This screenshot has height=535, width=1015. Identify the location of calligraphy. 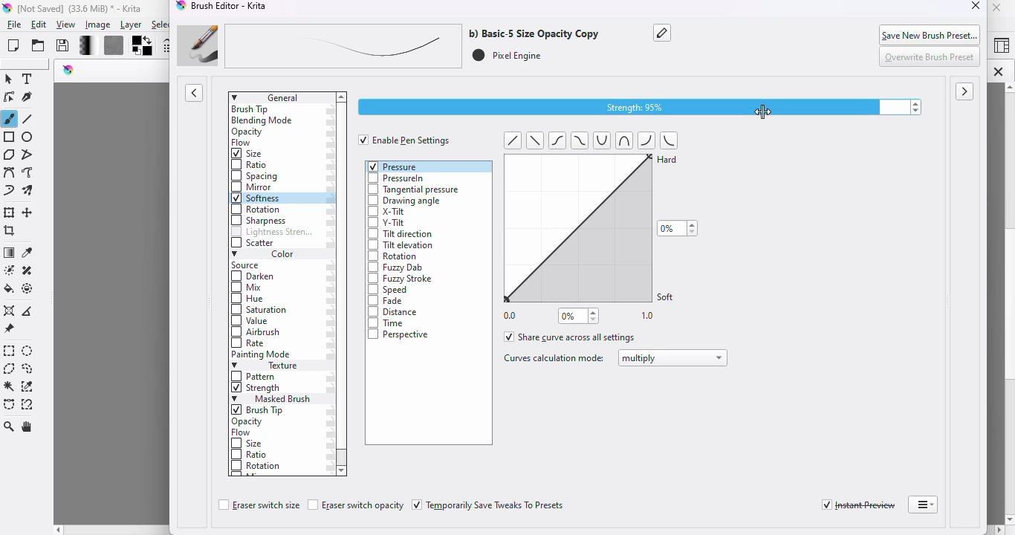
(29, 98).